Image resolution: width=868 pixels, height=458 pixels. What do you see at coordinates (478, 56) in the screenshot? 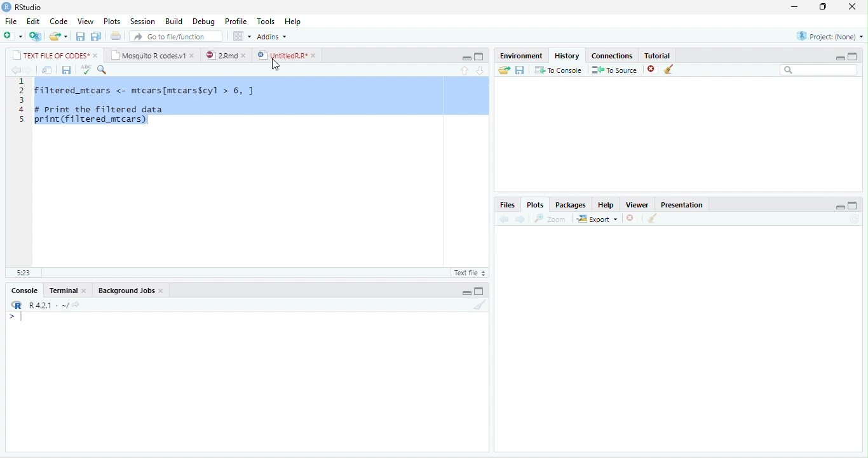
I see `maximize` at bounding box center [478, 56].